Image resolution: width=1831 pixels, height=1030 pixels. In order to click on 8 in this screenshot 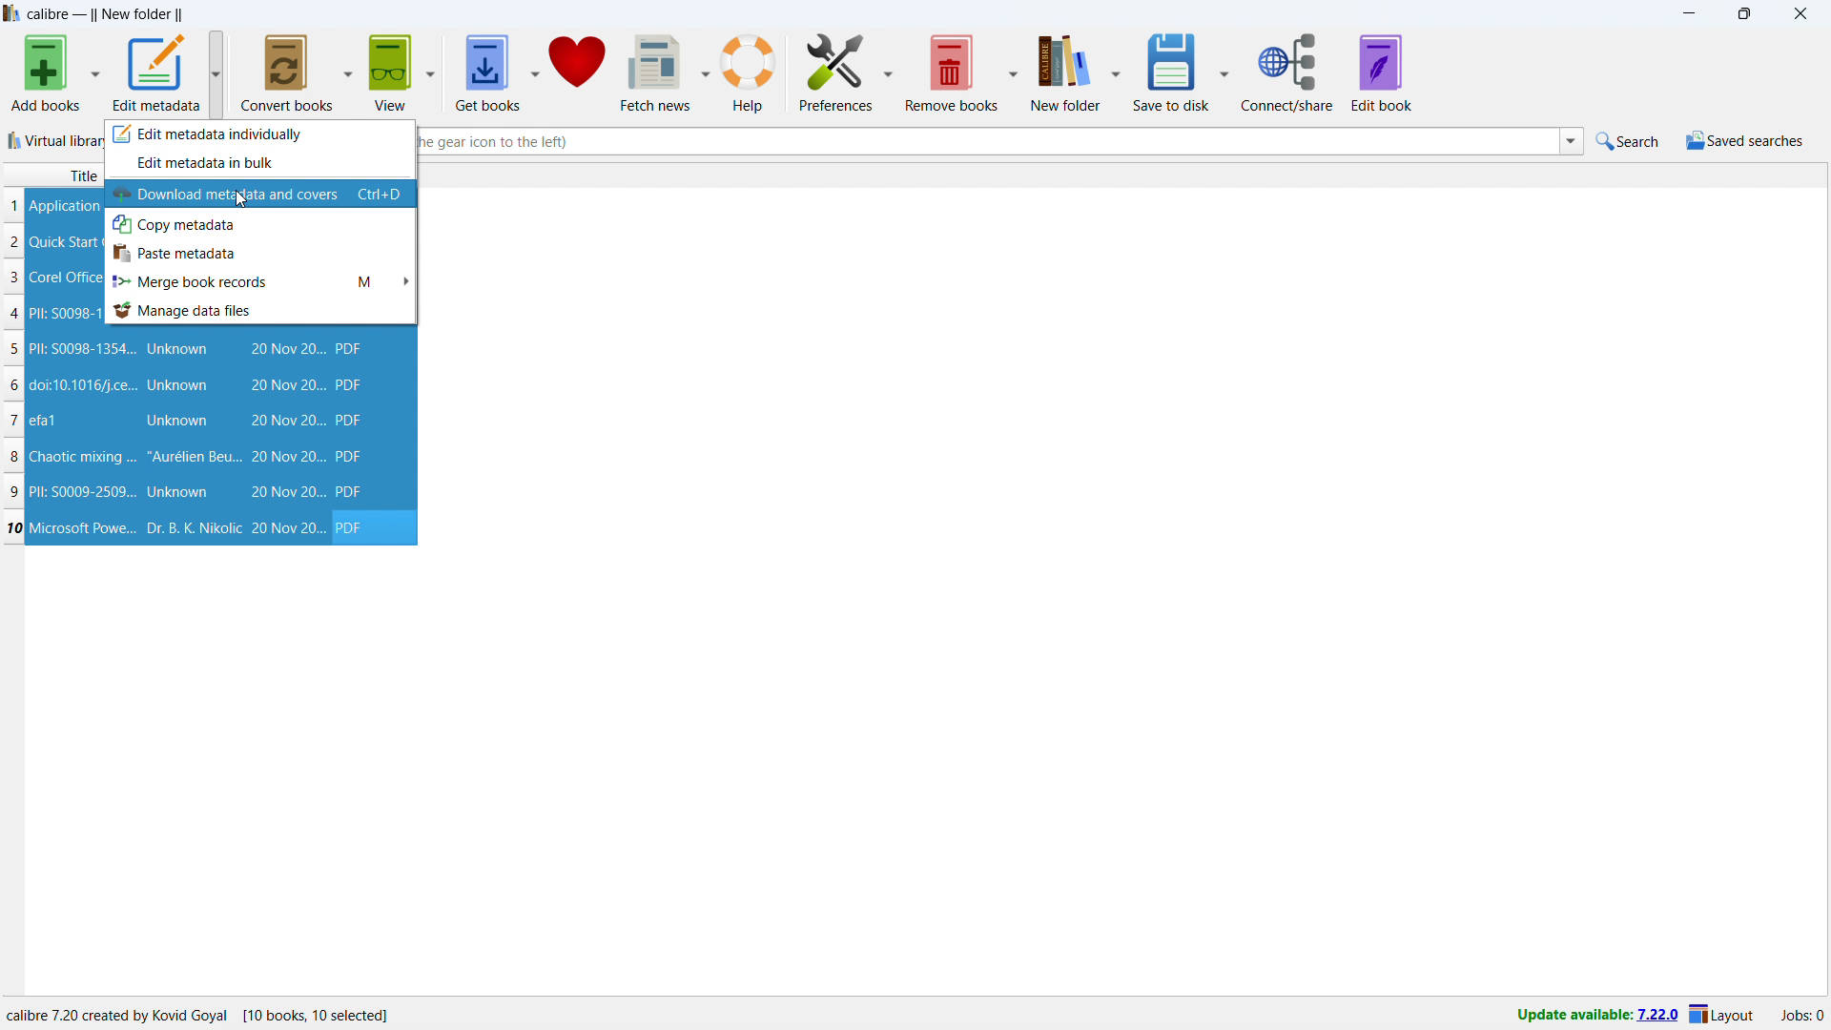, I will do `click(13, 457)`.